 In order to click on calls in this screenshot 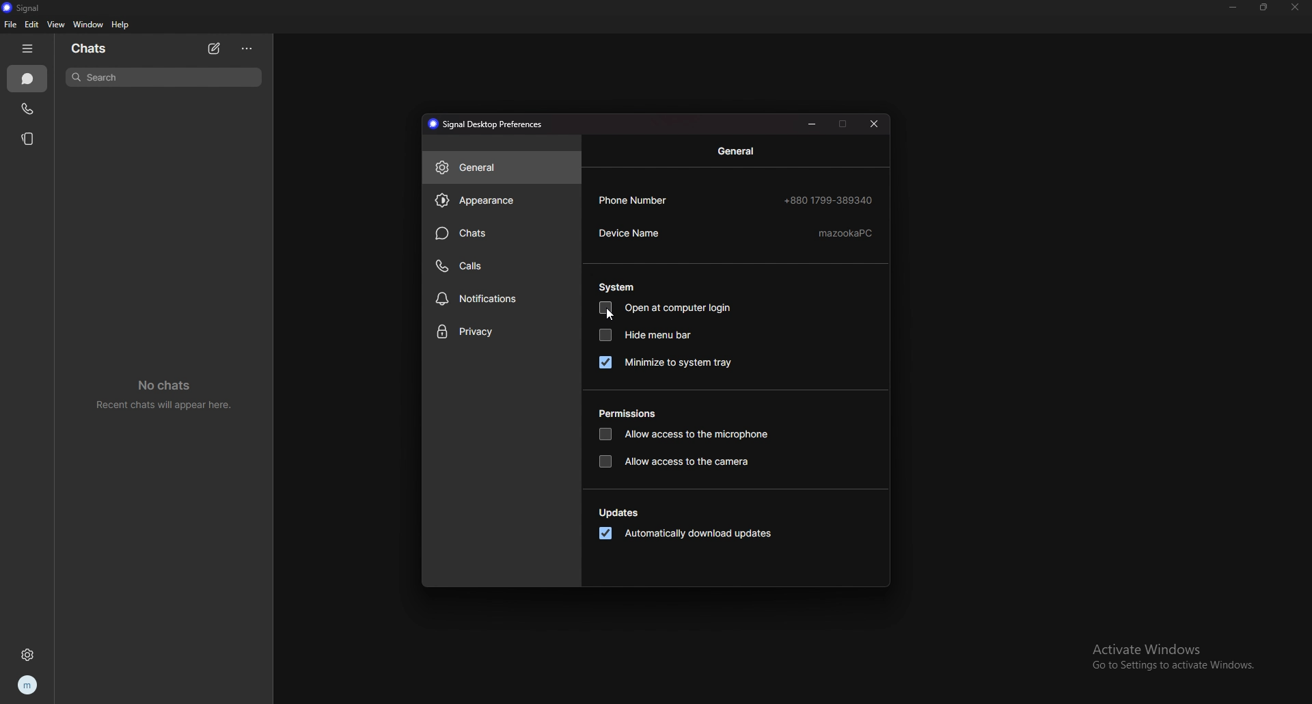, I will do `click(503, 265)`.